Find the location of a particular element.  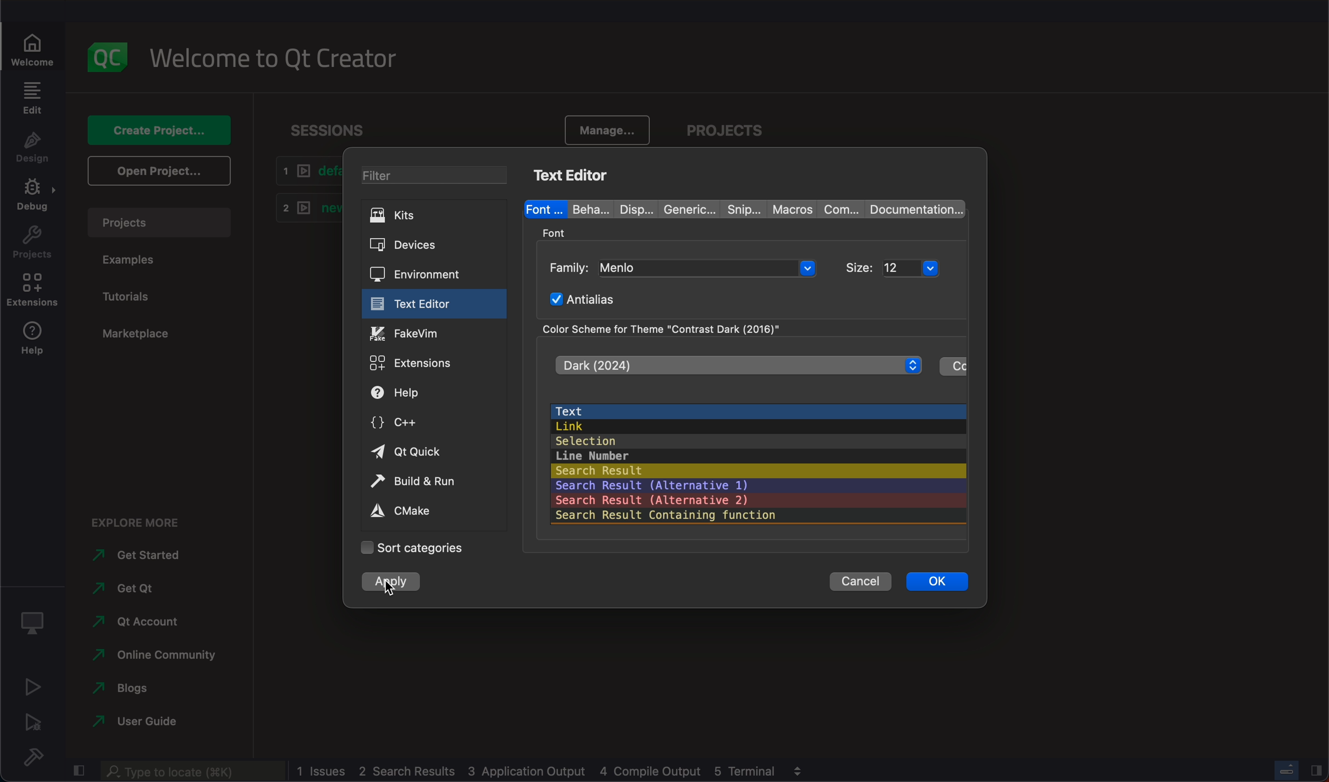

blogs is located at coordinates (121, 689).